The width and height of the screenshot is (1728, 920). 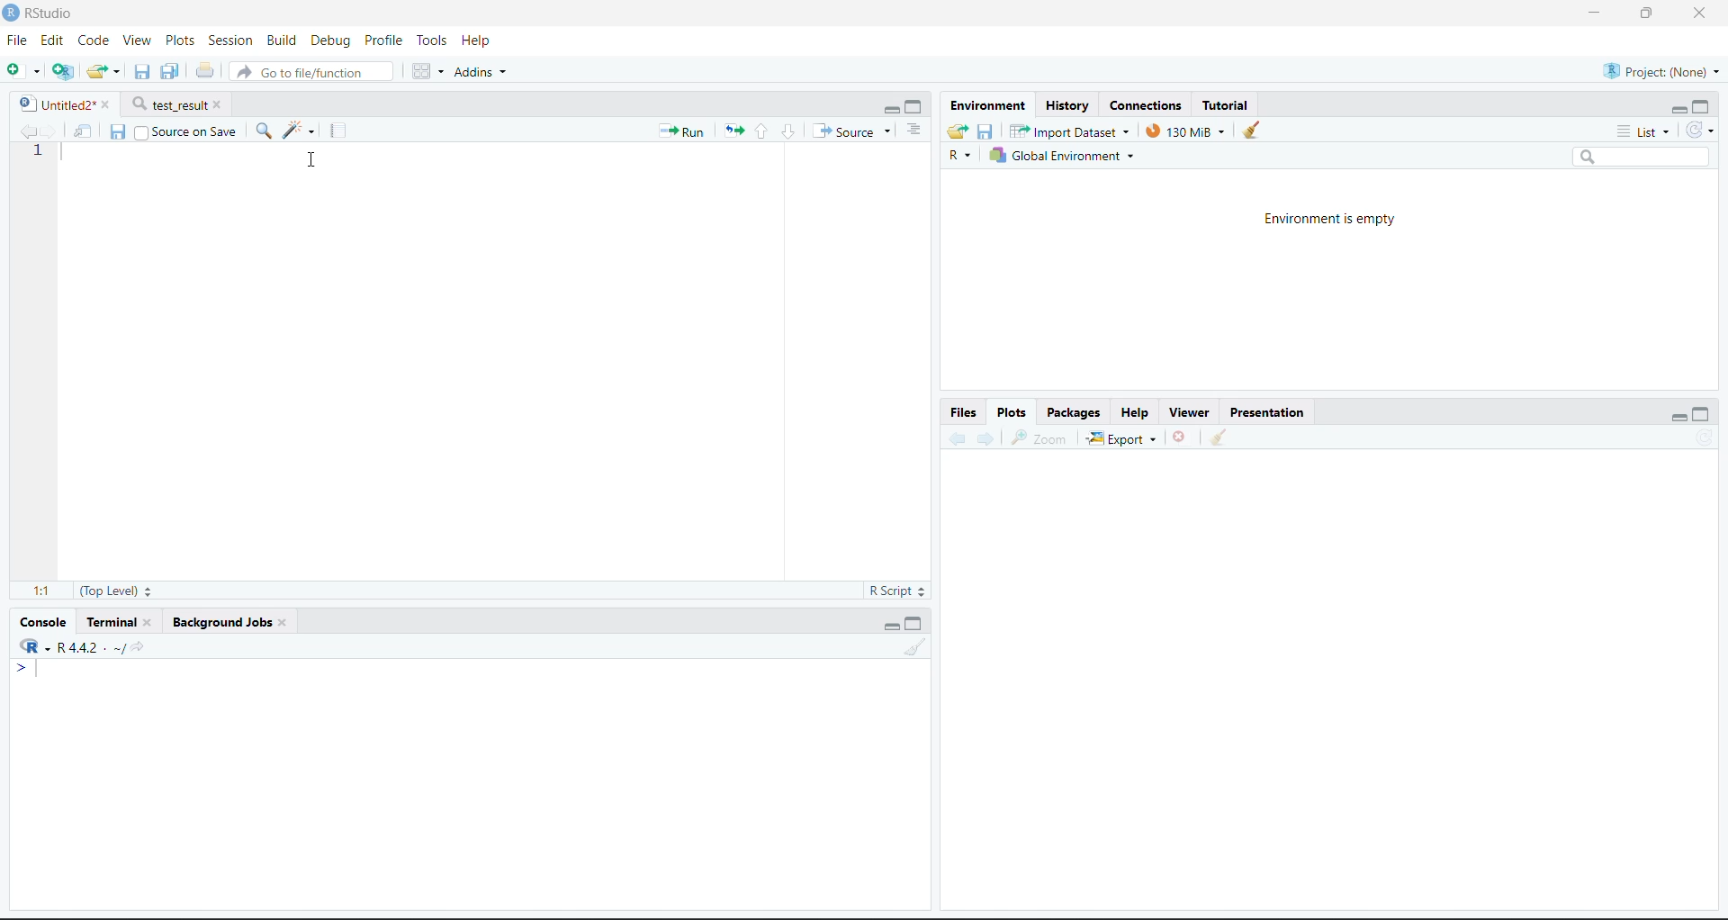 What do you see at coordinates (733, 132) in the screenshot?
I see `Re-run the previous code region (Ctrl + Alt + P)` at bounding box center [733, 132].